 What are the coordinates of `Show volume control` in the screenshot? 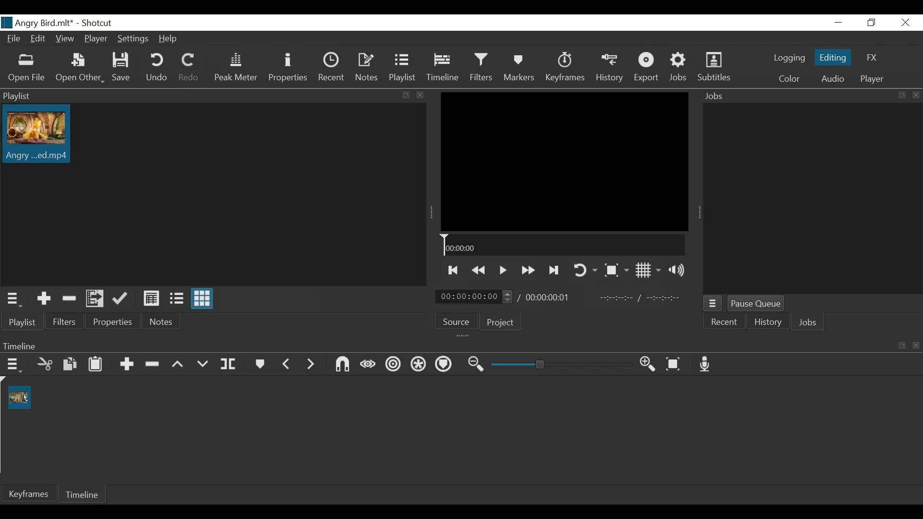 It's located at (677, 269).